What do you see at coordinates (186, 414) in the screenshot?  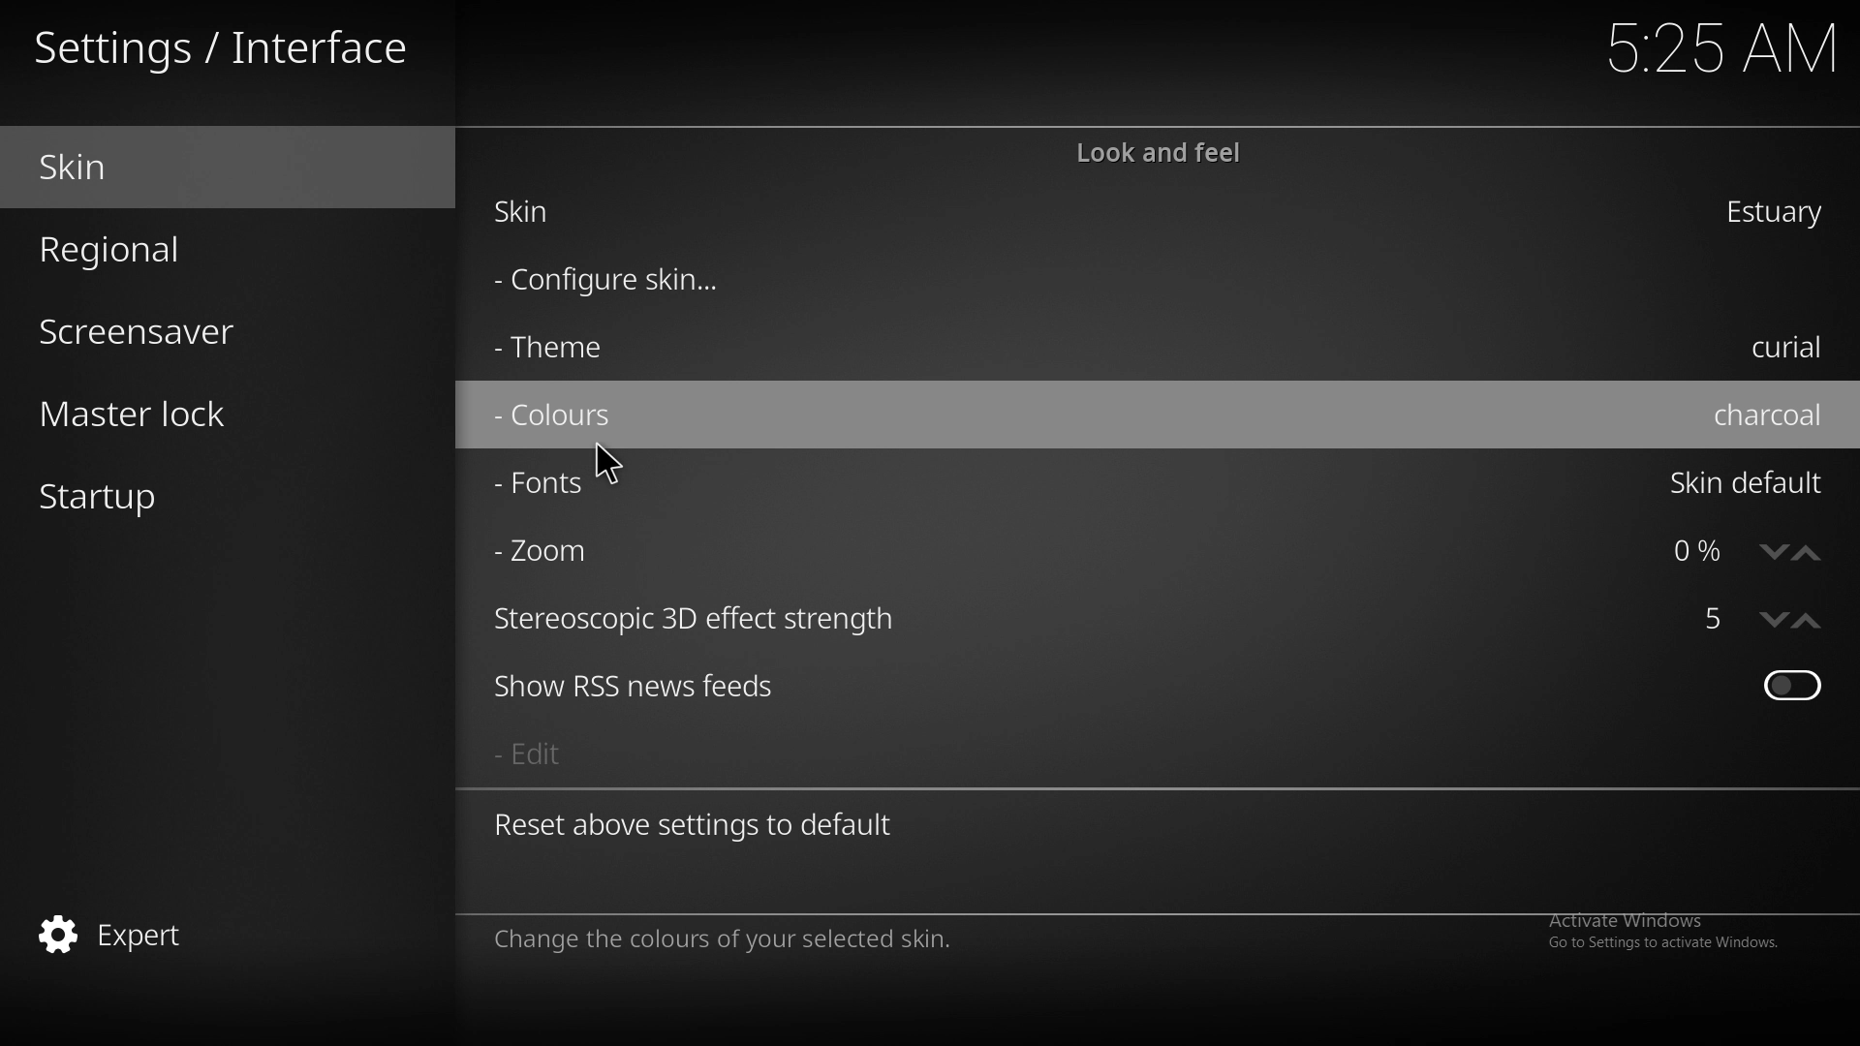 I see `master lock` at bounding box center [186, 414].